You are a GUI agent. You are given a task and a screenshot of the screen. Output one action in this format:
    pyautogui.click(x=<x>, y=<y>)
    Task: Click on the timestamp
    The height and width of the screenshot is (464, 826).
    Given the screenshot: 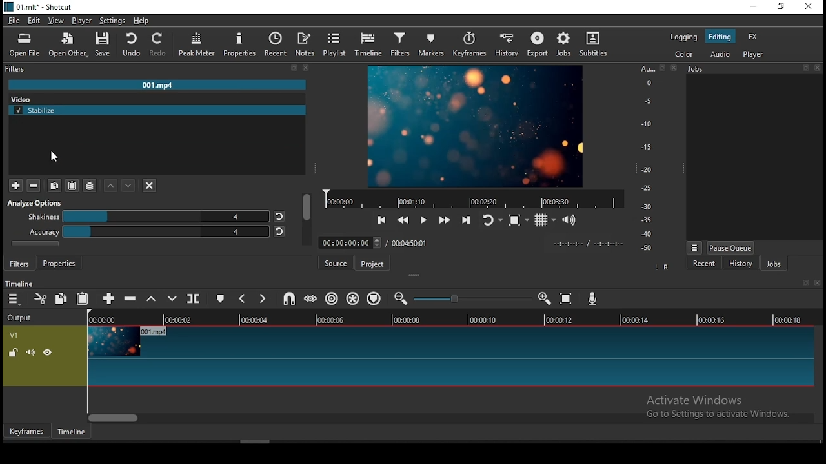 What is the action you would take?
    pyautogui.click(x=375, y=244)
    